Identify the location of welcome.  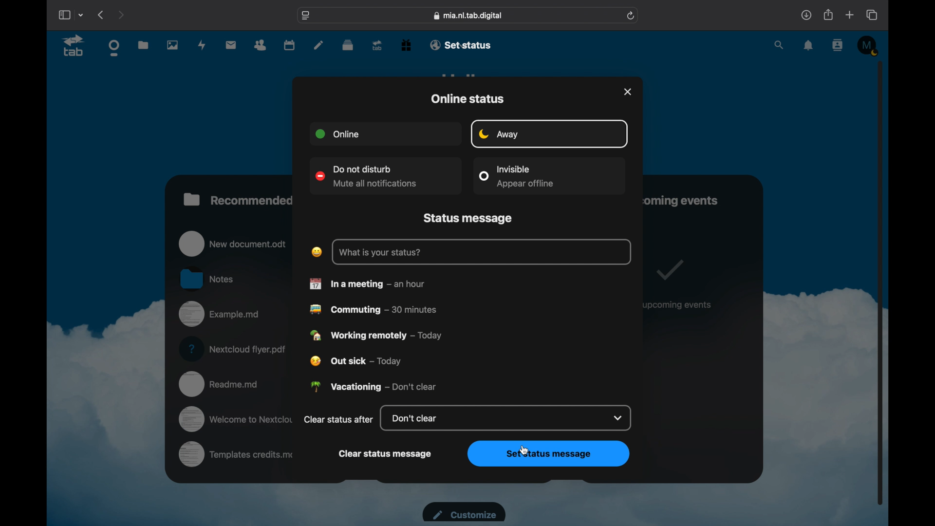
(237, 419).